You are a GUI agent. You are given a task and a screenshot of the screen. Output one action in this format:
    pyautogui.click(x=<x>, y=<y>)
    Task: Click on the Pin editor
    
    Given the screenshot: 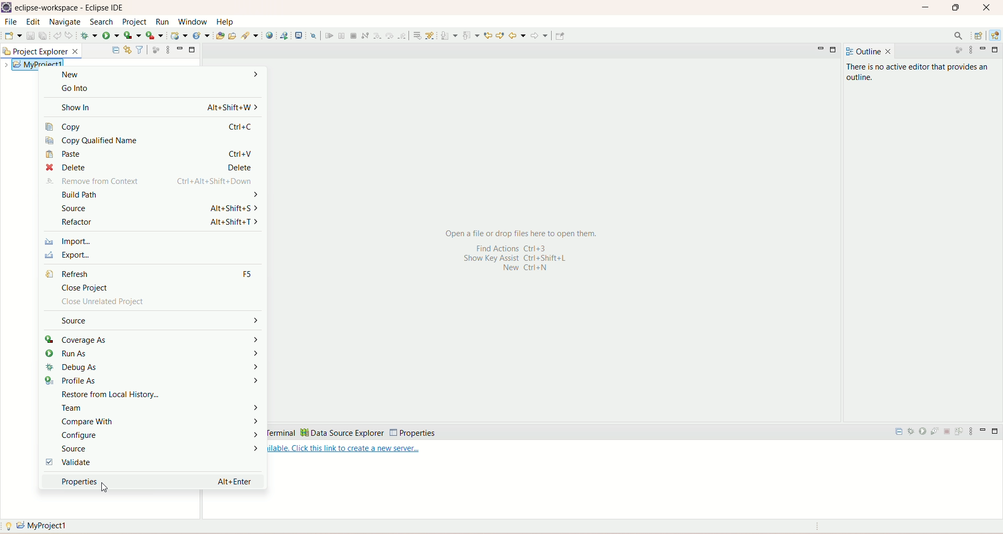 What is the action you would take?
    pyautogui.click(x=561, y=36)
    